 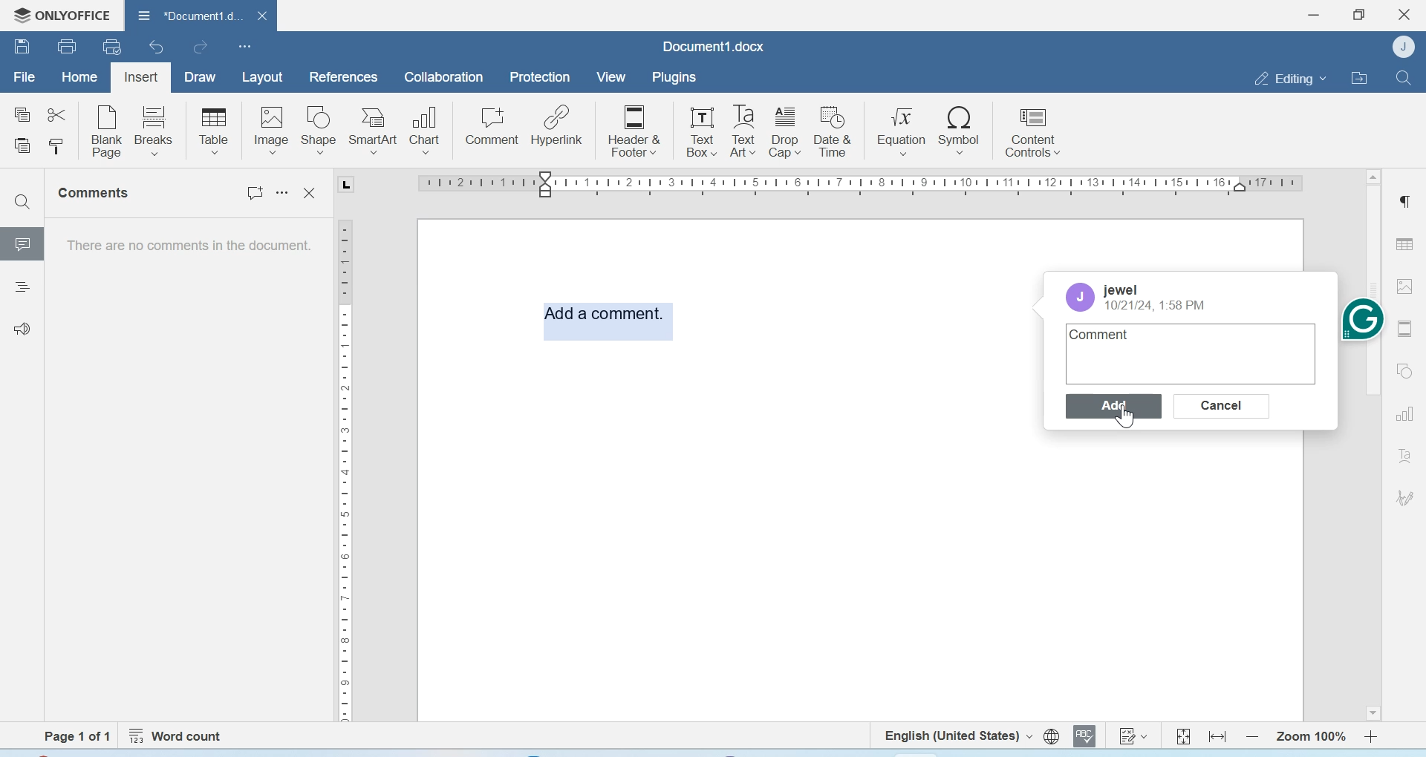 What do you see at coordinates (1402, 77) in the screenshot?
I see `Find` at bounding box center [1402, 77].